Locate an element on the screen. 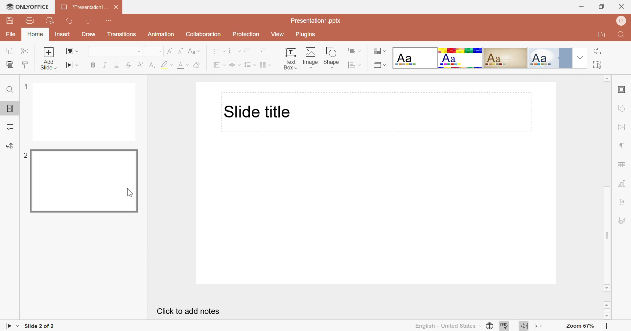 The width and height of the screenshot is (631, 331). Set document language is located at coordinates (489, 325).